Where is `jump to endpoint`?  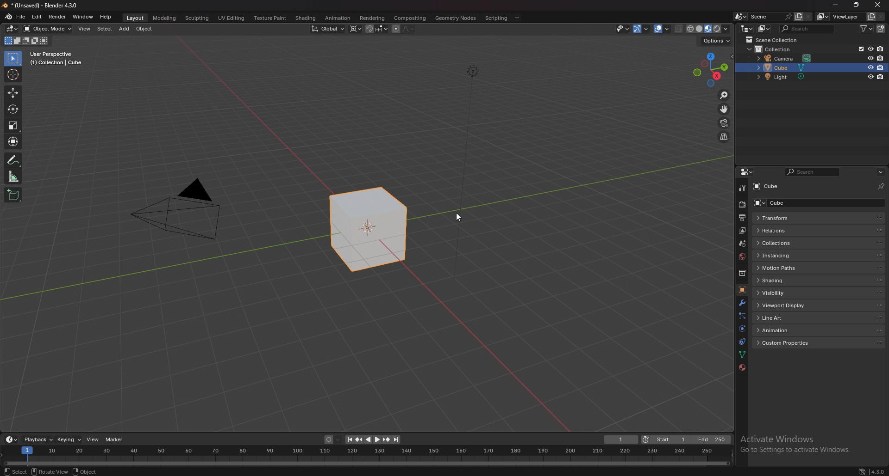 jump to endpoint is located at coordinates (349, 439).